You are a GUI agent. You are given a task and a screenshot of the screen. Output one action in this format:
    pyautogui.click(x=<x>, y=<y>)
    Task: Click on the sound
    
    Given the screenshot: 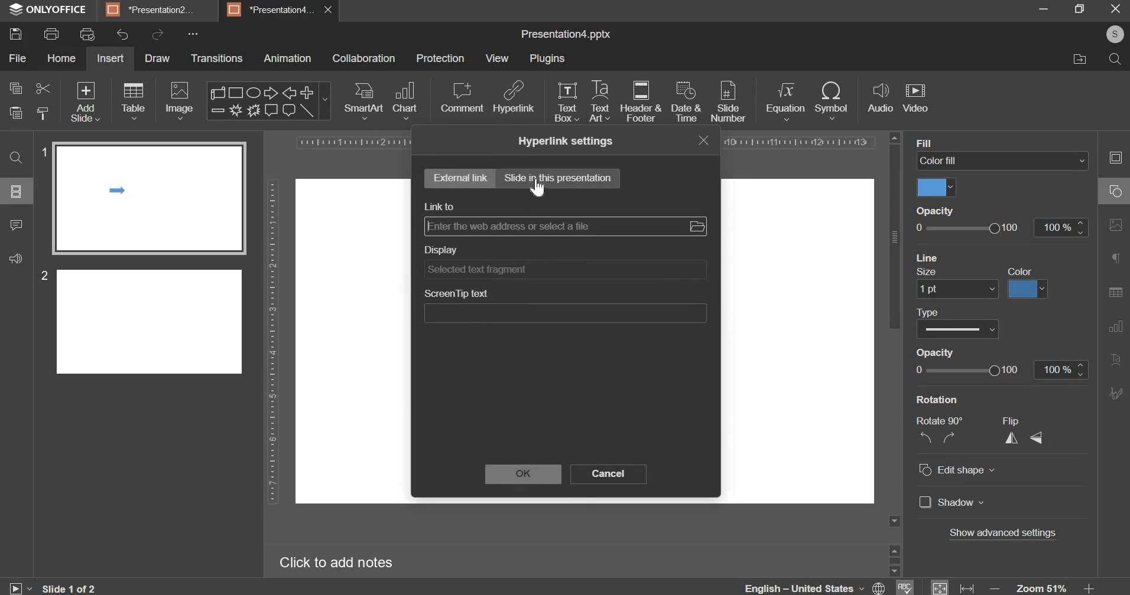 What is the action you would take?
    pyautogui.click(x=15, y=261)
    